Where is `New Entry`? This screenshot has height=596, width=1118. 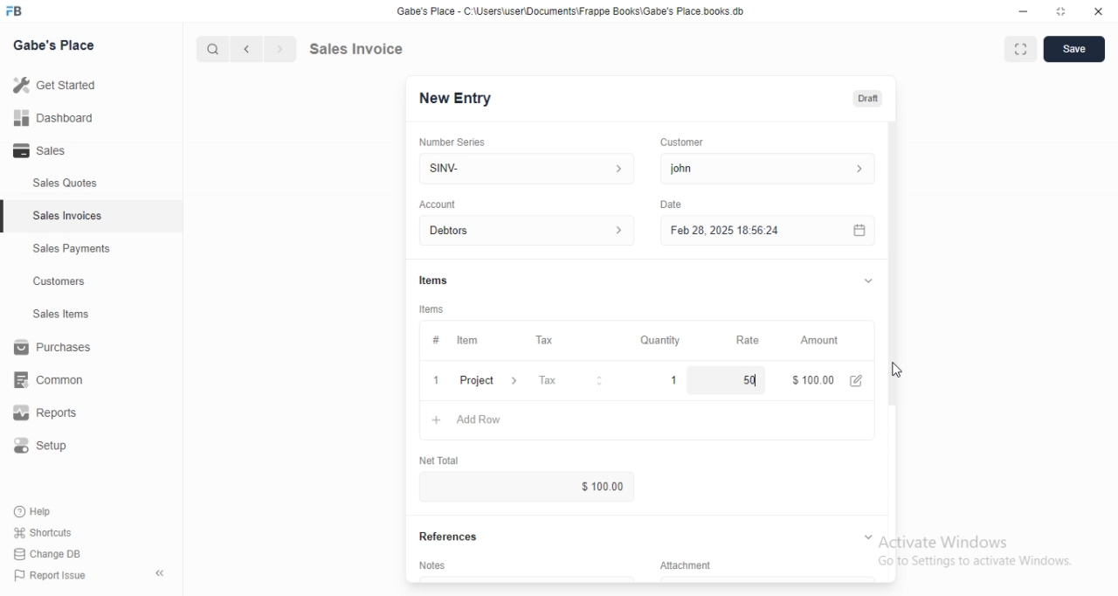
New Entry is located at coordinates (461, 98).